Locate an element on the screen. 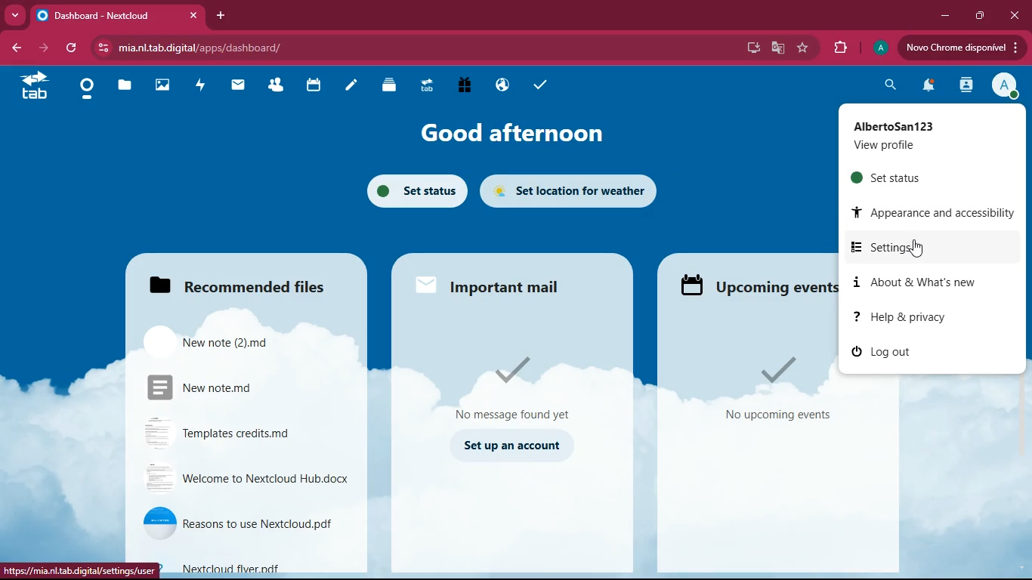 Image resolution: width=1032 pixels, height=580 pixels. profile is located at coordinates (1006, 86).